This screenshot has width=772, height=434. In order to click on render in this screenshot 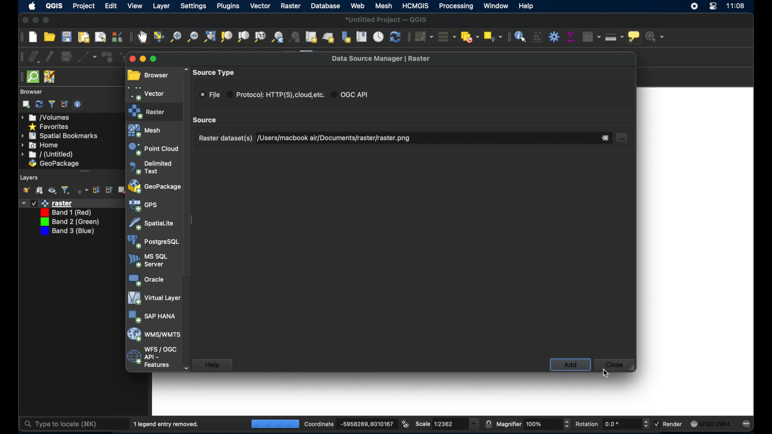, I will do `click(675, 424)`.